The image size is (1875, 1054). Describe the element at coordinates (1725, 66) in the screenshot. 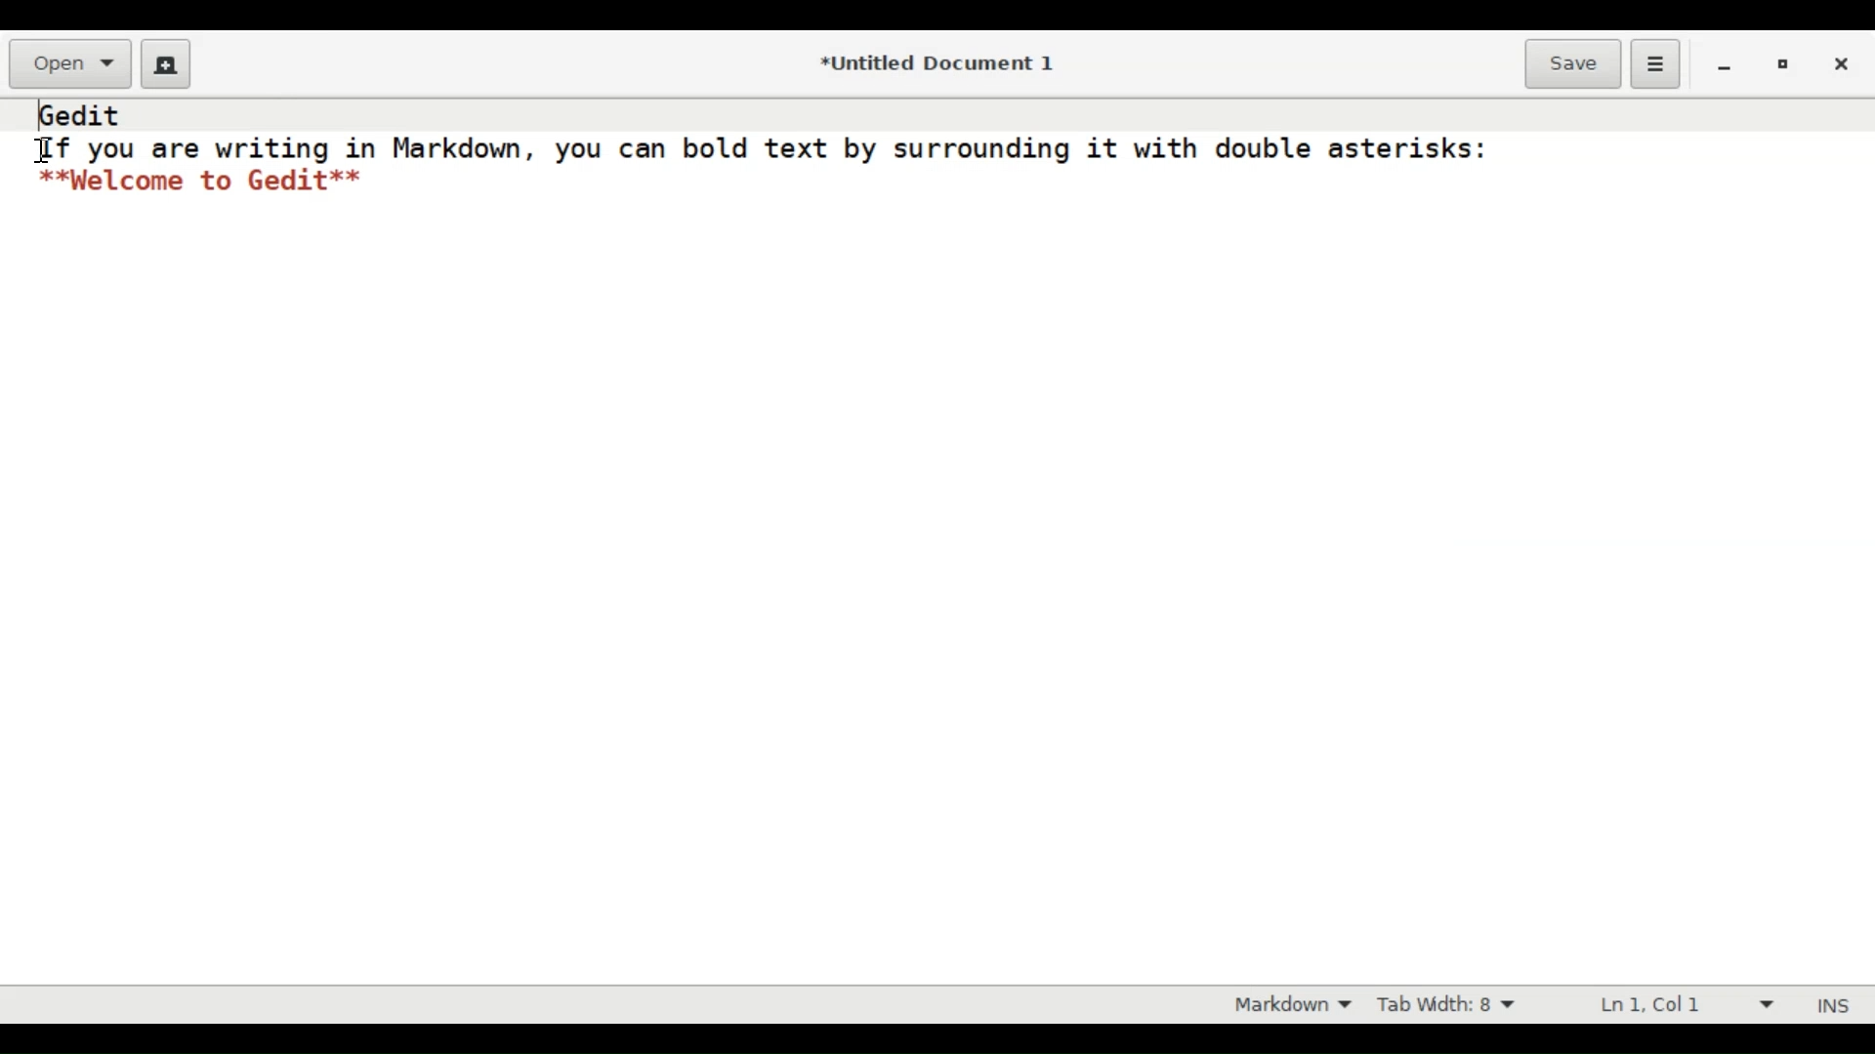

I see `minimize` at that location.